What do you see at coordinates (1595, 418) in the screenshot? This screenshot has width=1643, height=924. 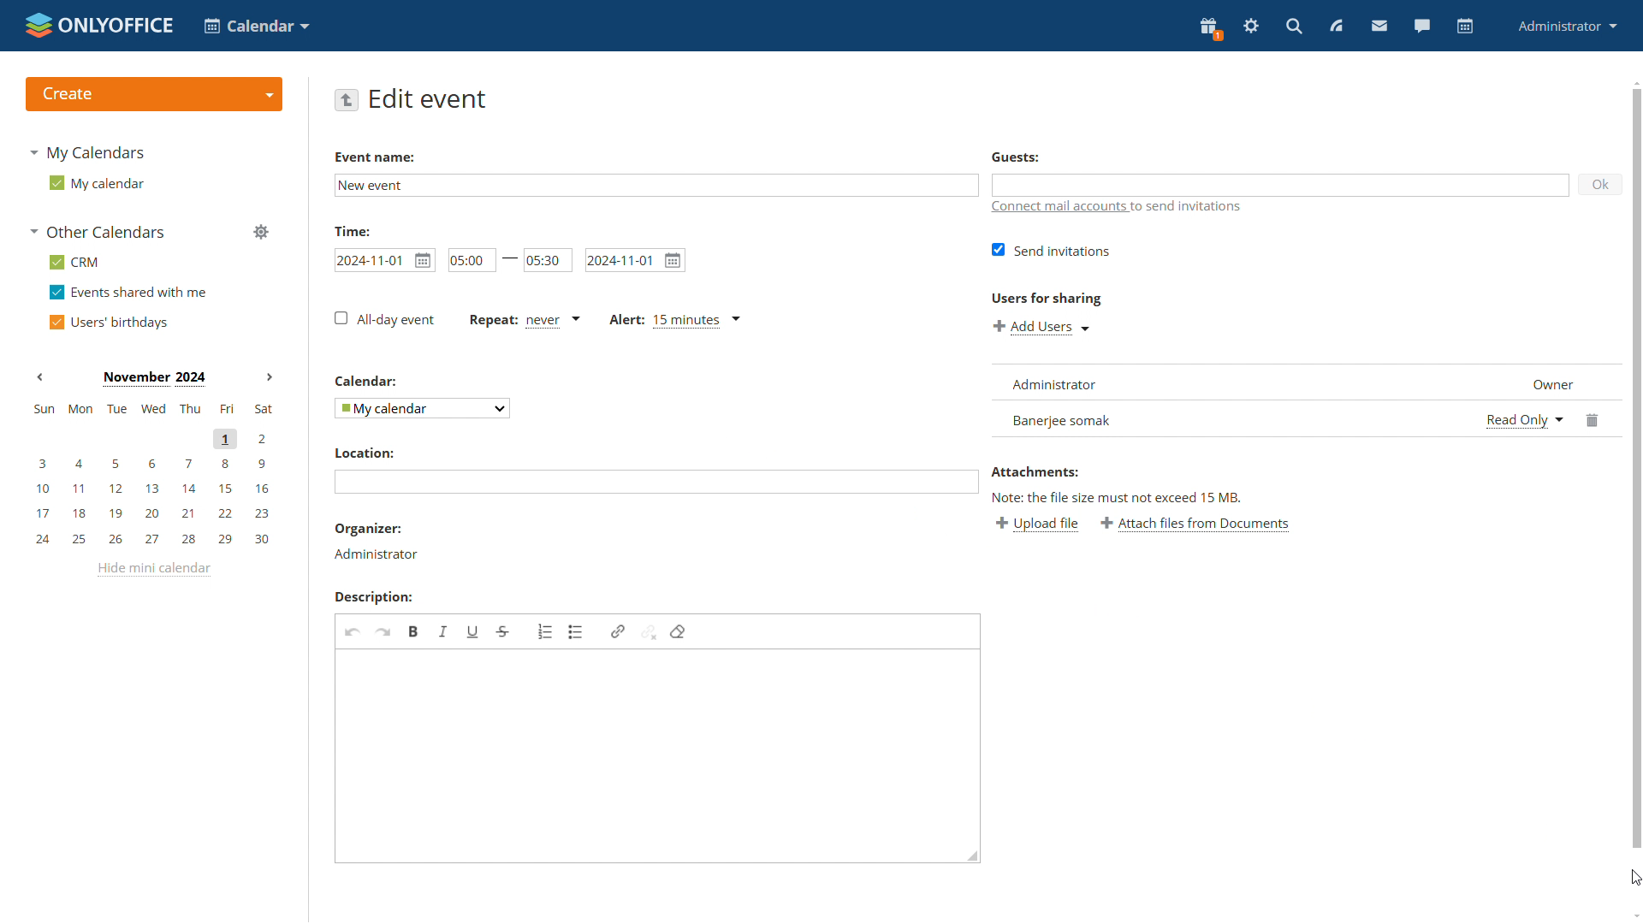 I see `delete` at bounding box center [1595, 418].